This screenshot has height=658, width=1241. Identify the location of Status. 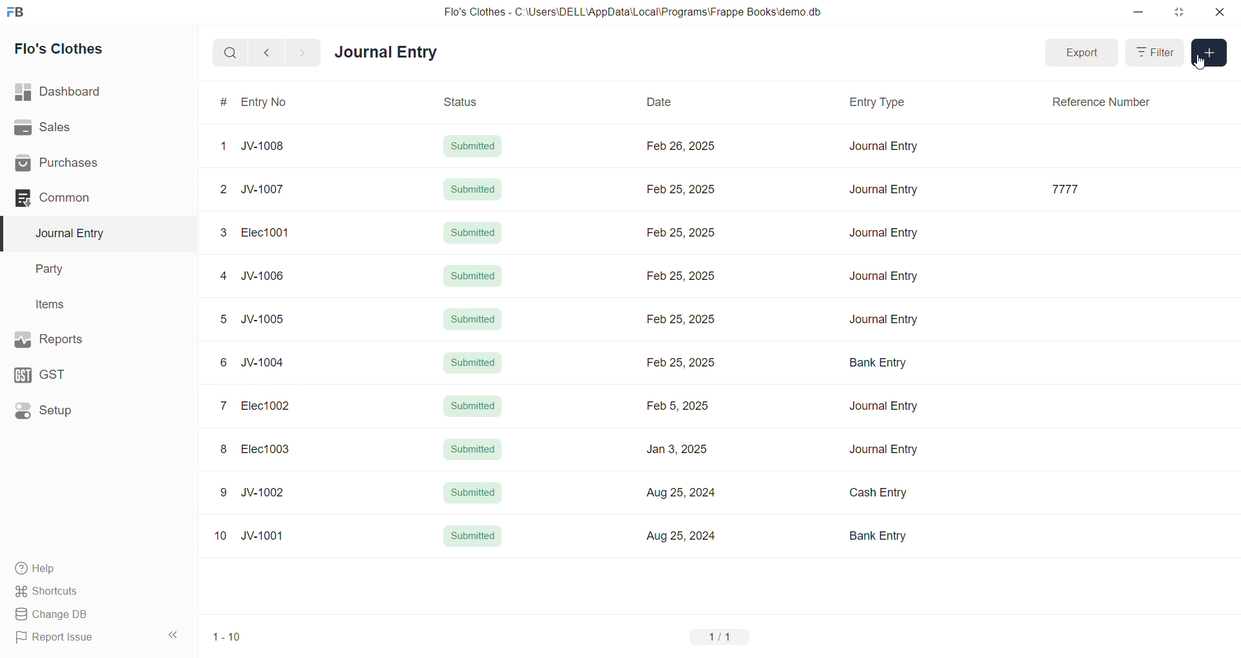
(462, 103).